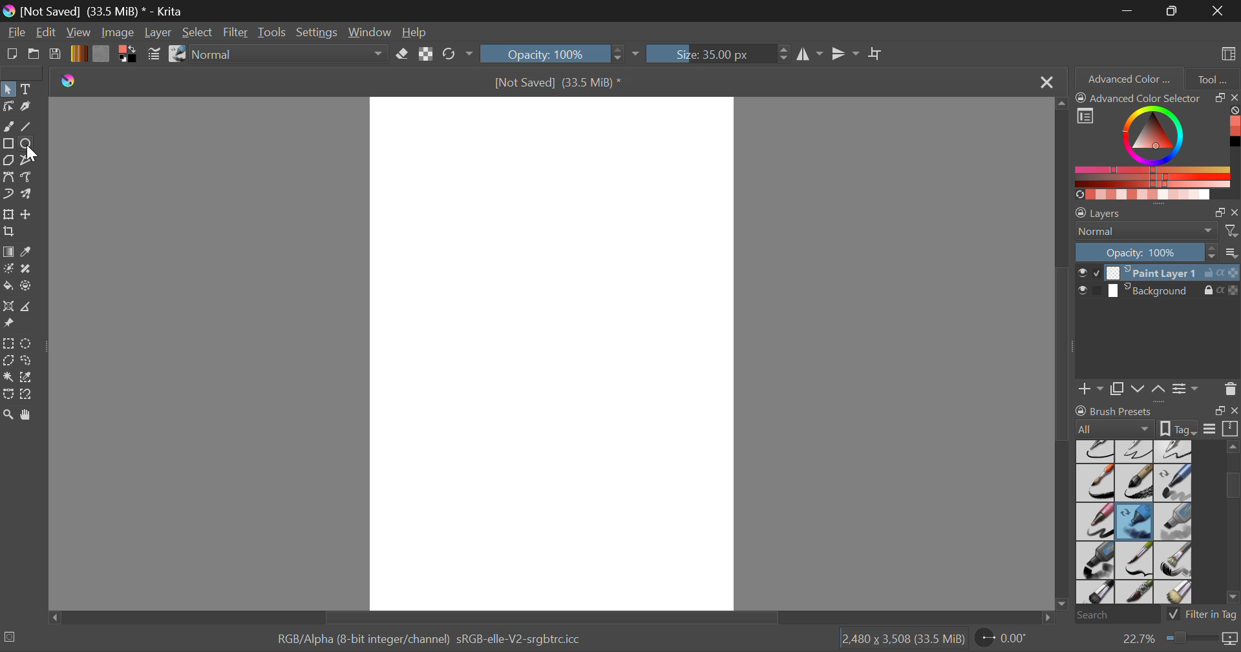 The height and width of the screenshot is (652, 1241). Describe the element at coordinates (1203, 613) in the screenshot. I see `Filter in Tag` at that location.